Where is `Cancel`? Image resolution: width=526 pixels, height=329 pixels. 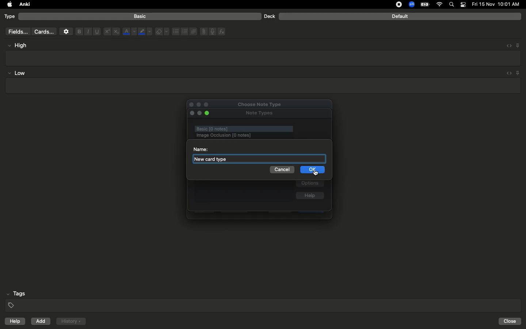
Cancel is located at coordinates (281, 170).